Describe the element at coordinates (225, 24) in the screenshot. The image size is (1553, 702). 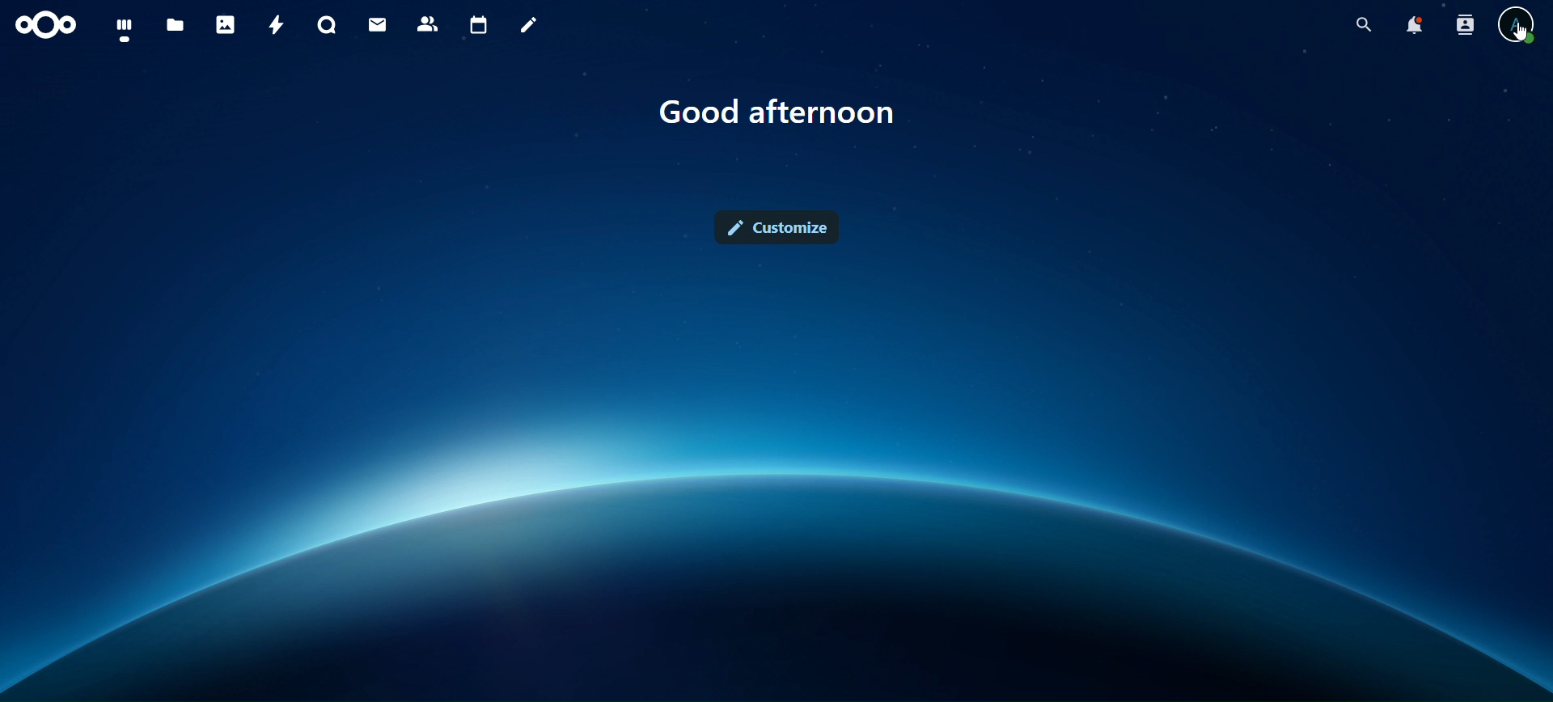
I see `photos` at that location.